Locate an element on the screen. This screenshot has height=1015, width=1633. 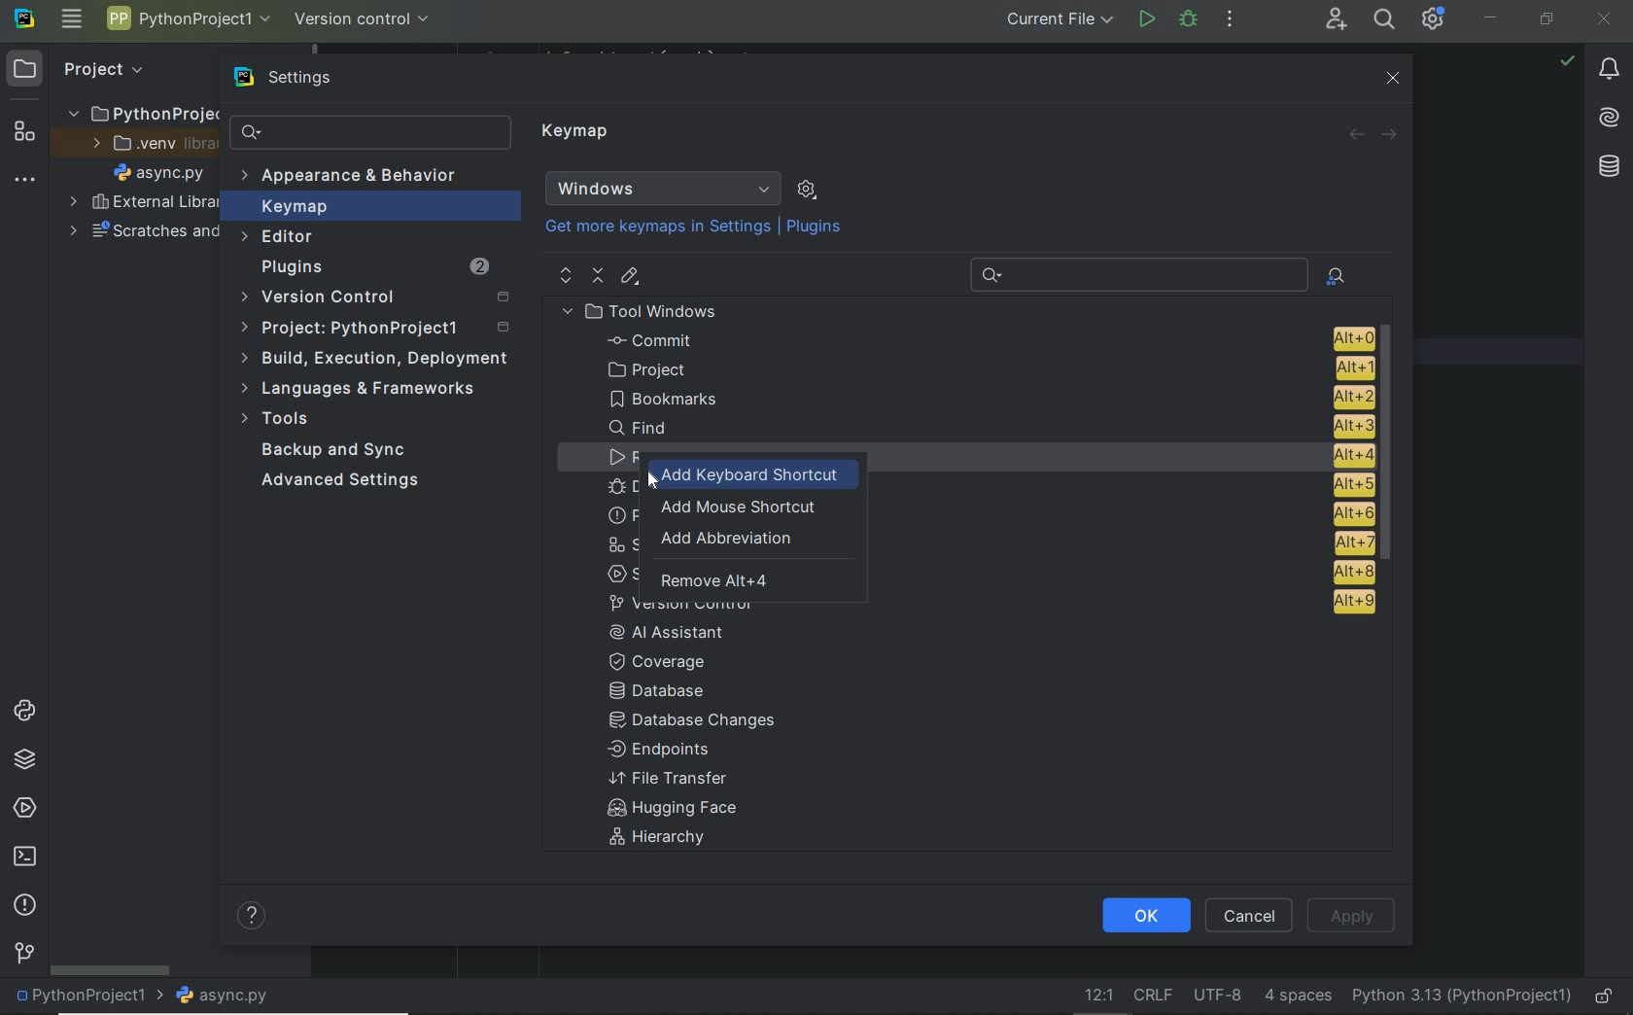
find actions by shortcut is located at coordinates (1336, 276).